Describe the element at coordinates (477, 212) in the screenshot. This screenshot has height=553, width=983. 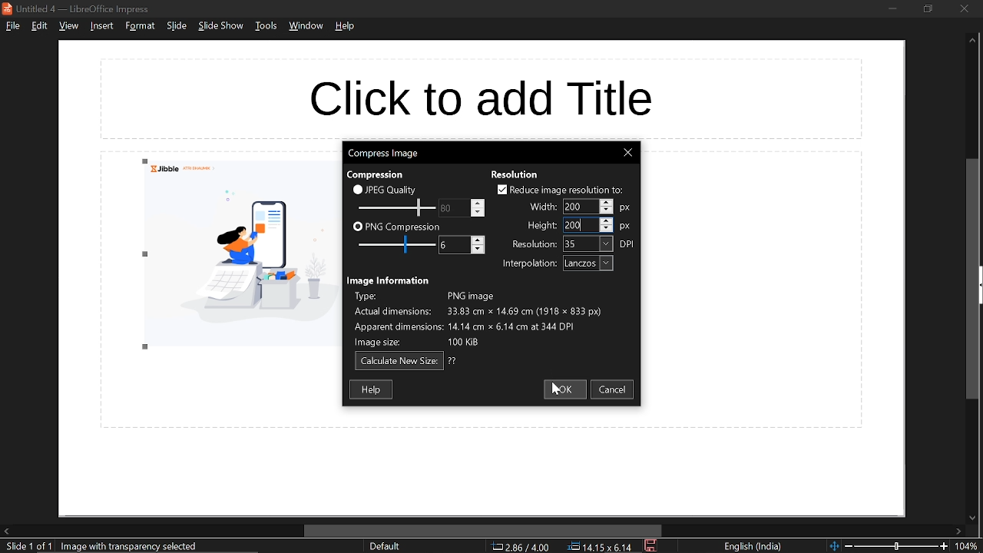
I see `decrease jpeg quality` at that location.